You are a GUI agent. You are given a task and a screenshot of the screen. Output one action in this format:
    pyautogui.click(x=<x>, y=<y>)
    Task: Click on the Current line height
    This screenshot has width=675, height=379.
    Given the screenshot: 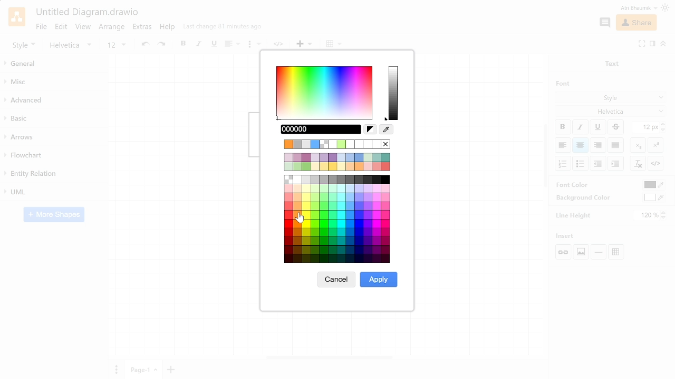 What is the action you would take?
    pyautogui.click(x=647, y=215)
    